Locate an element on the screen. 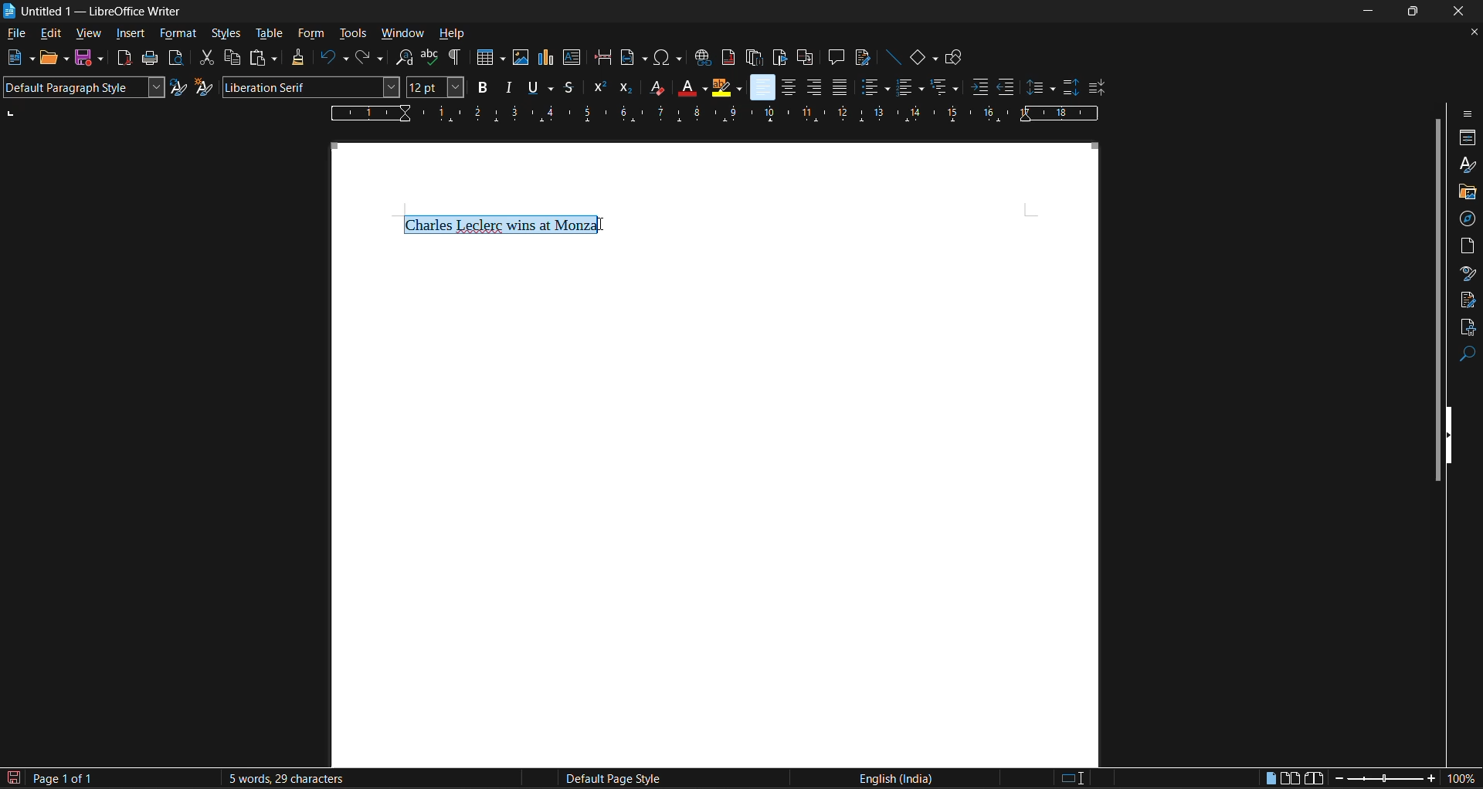 The image size is (1483, 789). standard selection is located at coordinates (1072, 780).